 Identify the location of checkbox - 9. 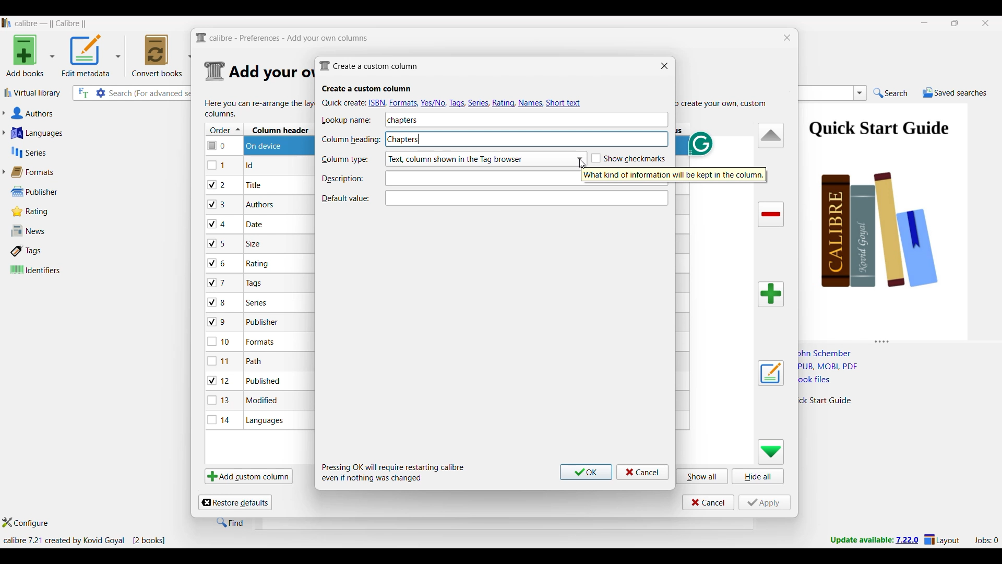
(217, 322).